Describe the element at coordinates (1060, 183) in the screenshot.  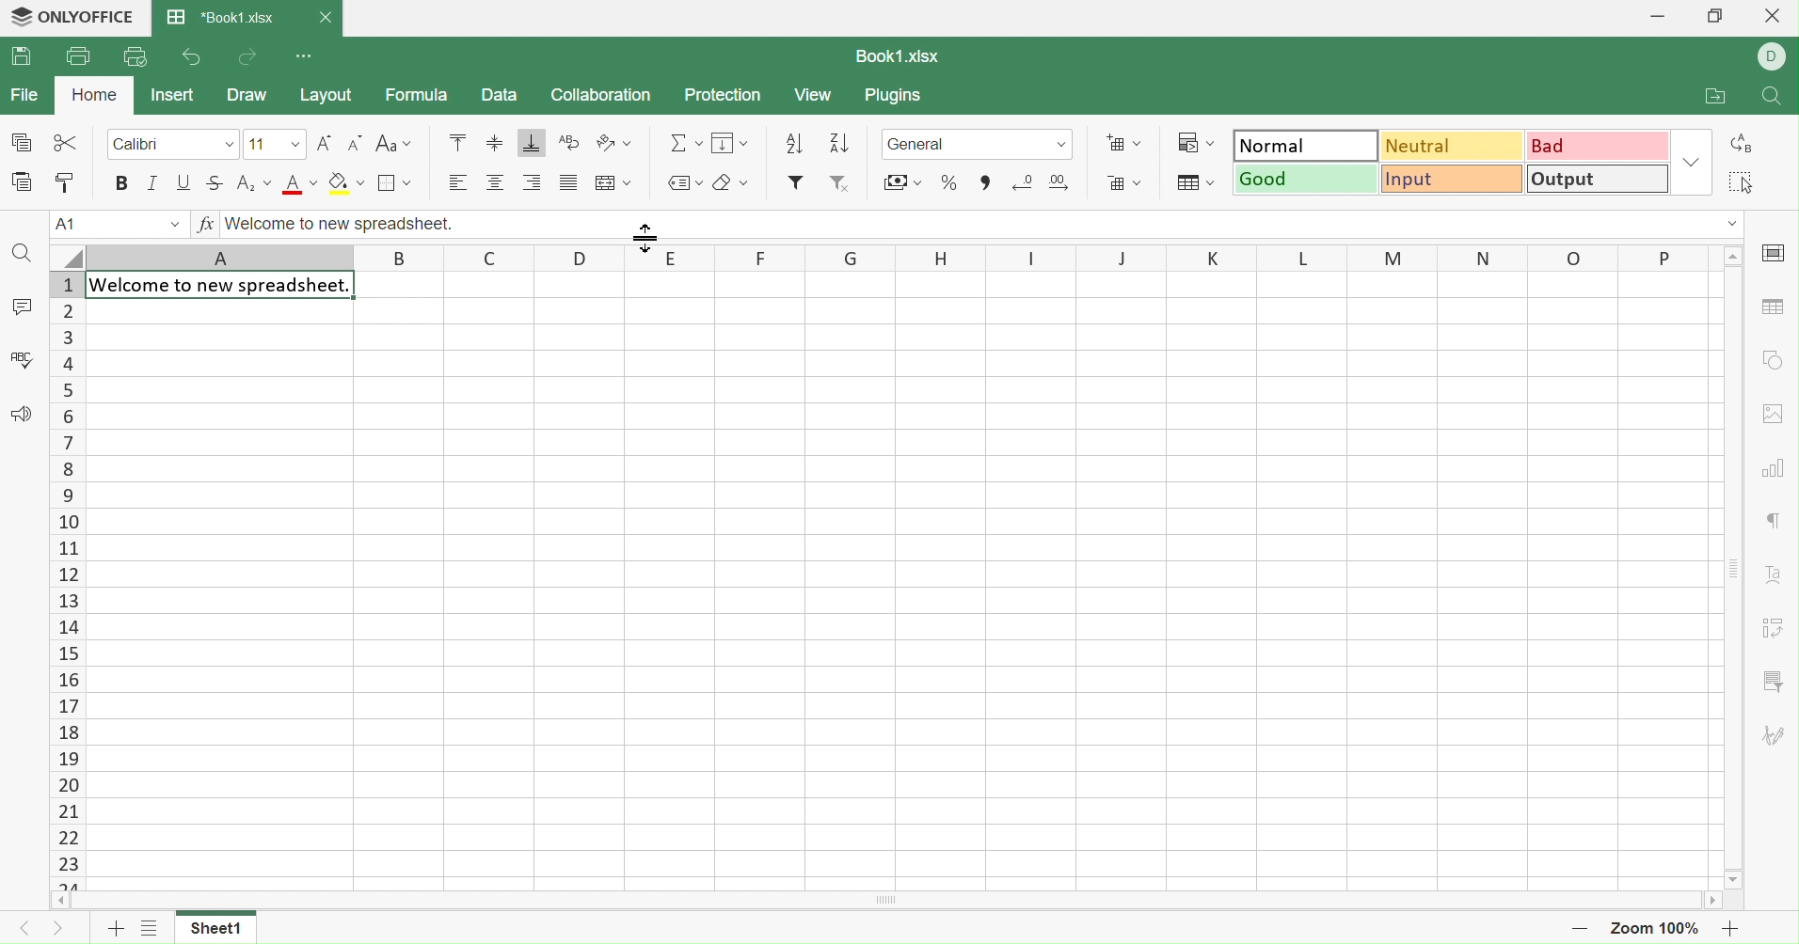
I see `Increase decimal` at that location.